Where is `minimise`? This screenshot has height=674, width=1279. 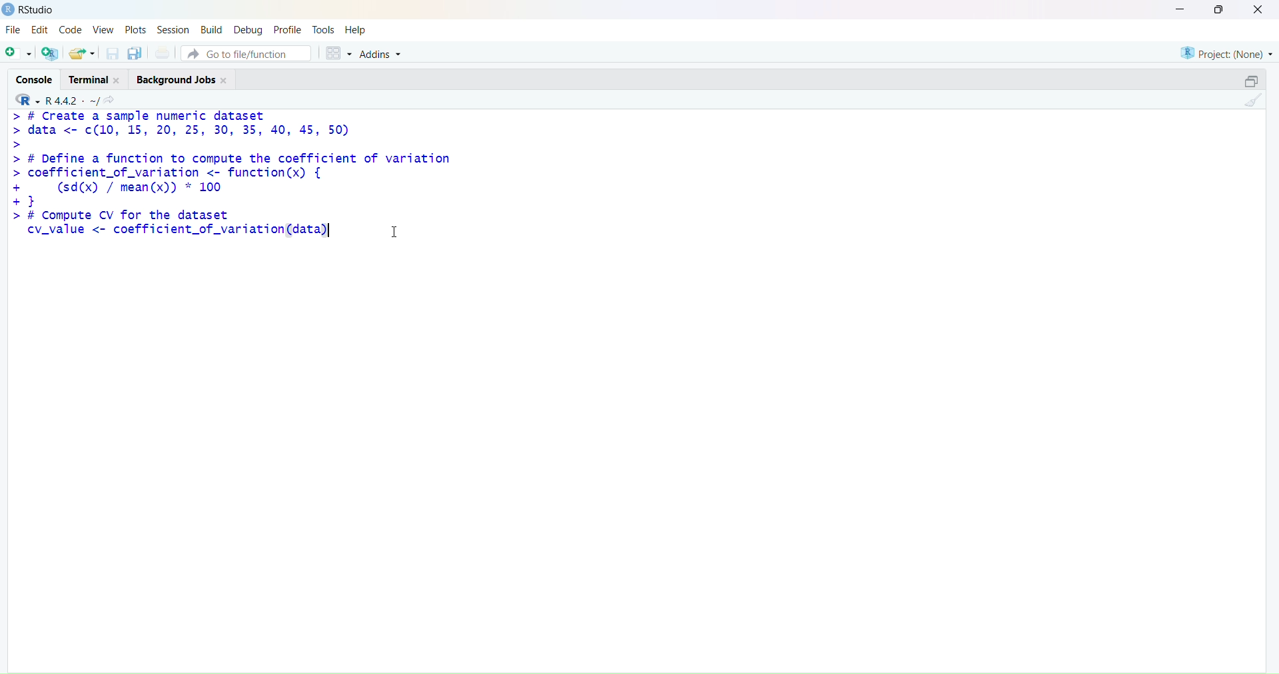
minimise is located at coordinates (1181, 9).